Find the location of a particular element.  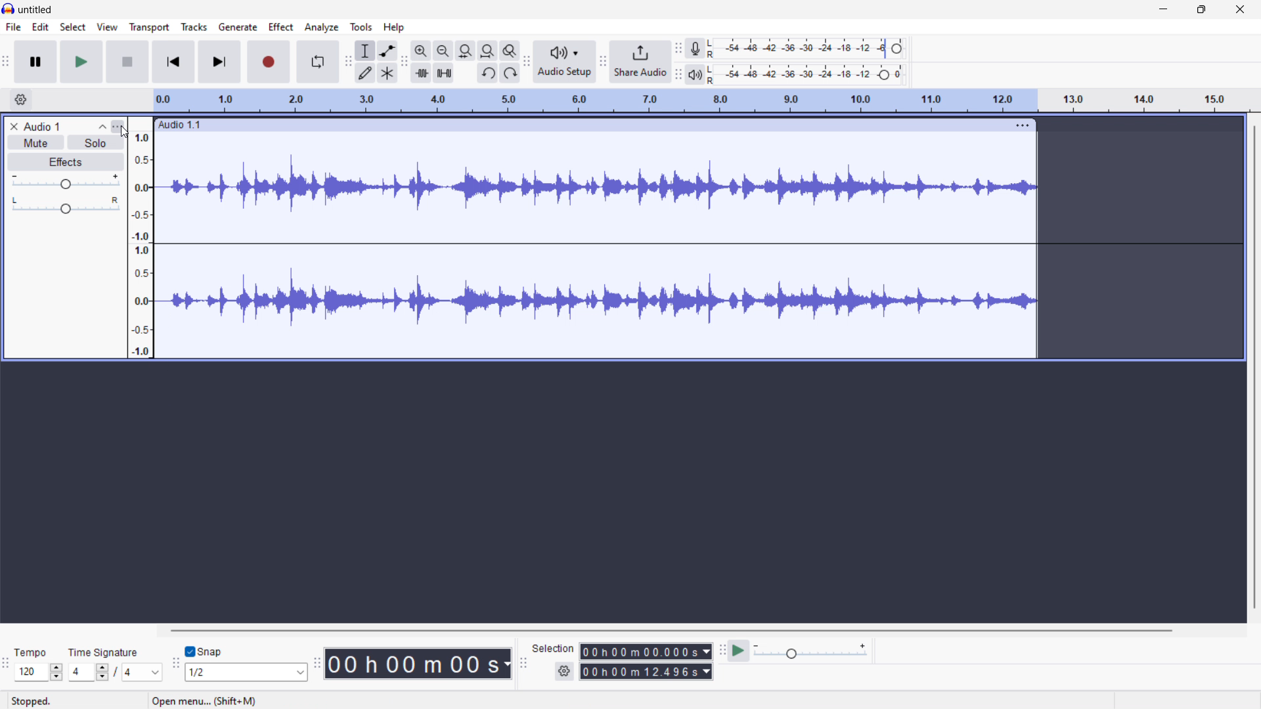

Time Signature Label is located at coordinates (108, 651).